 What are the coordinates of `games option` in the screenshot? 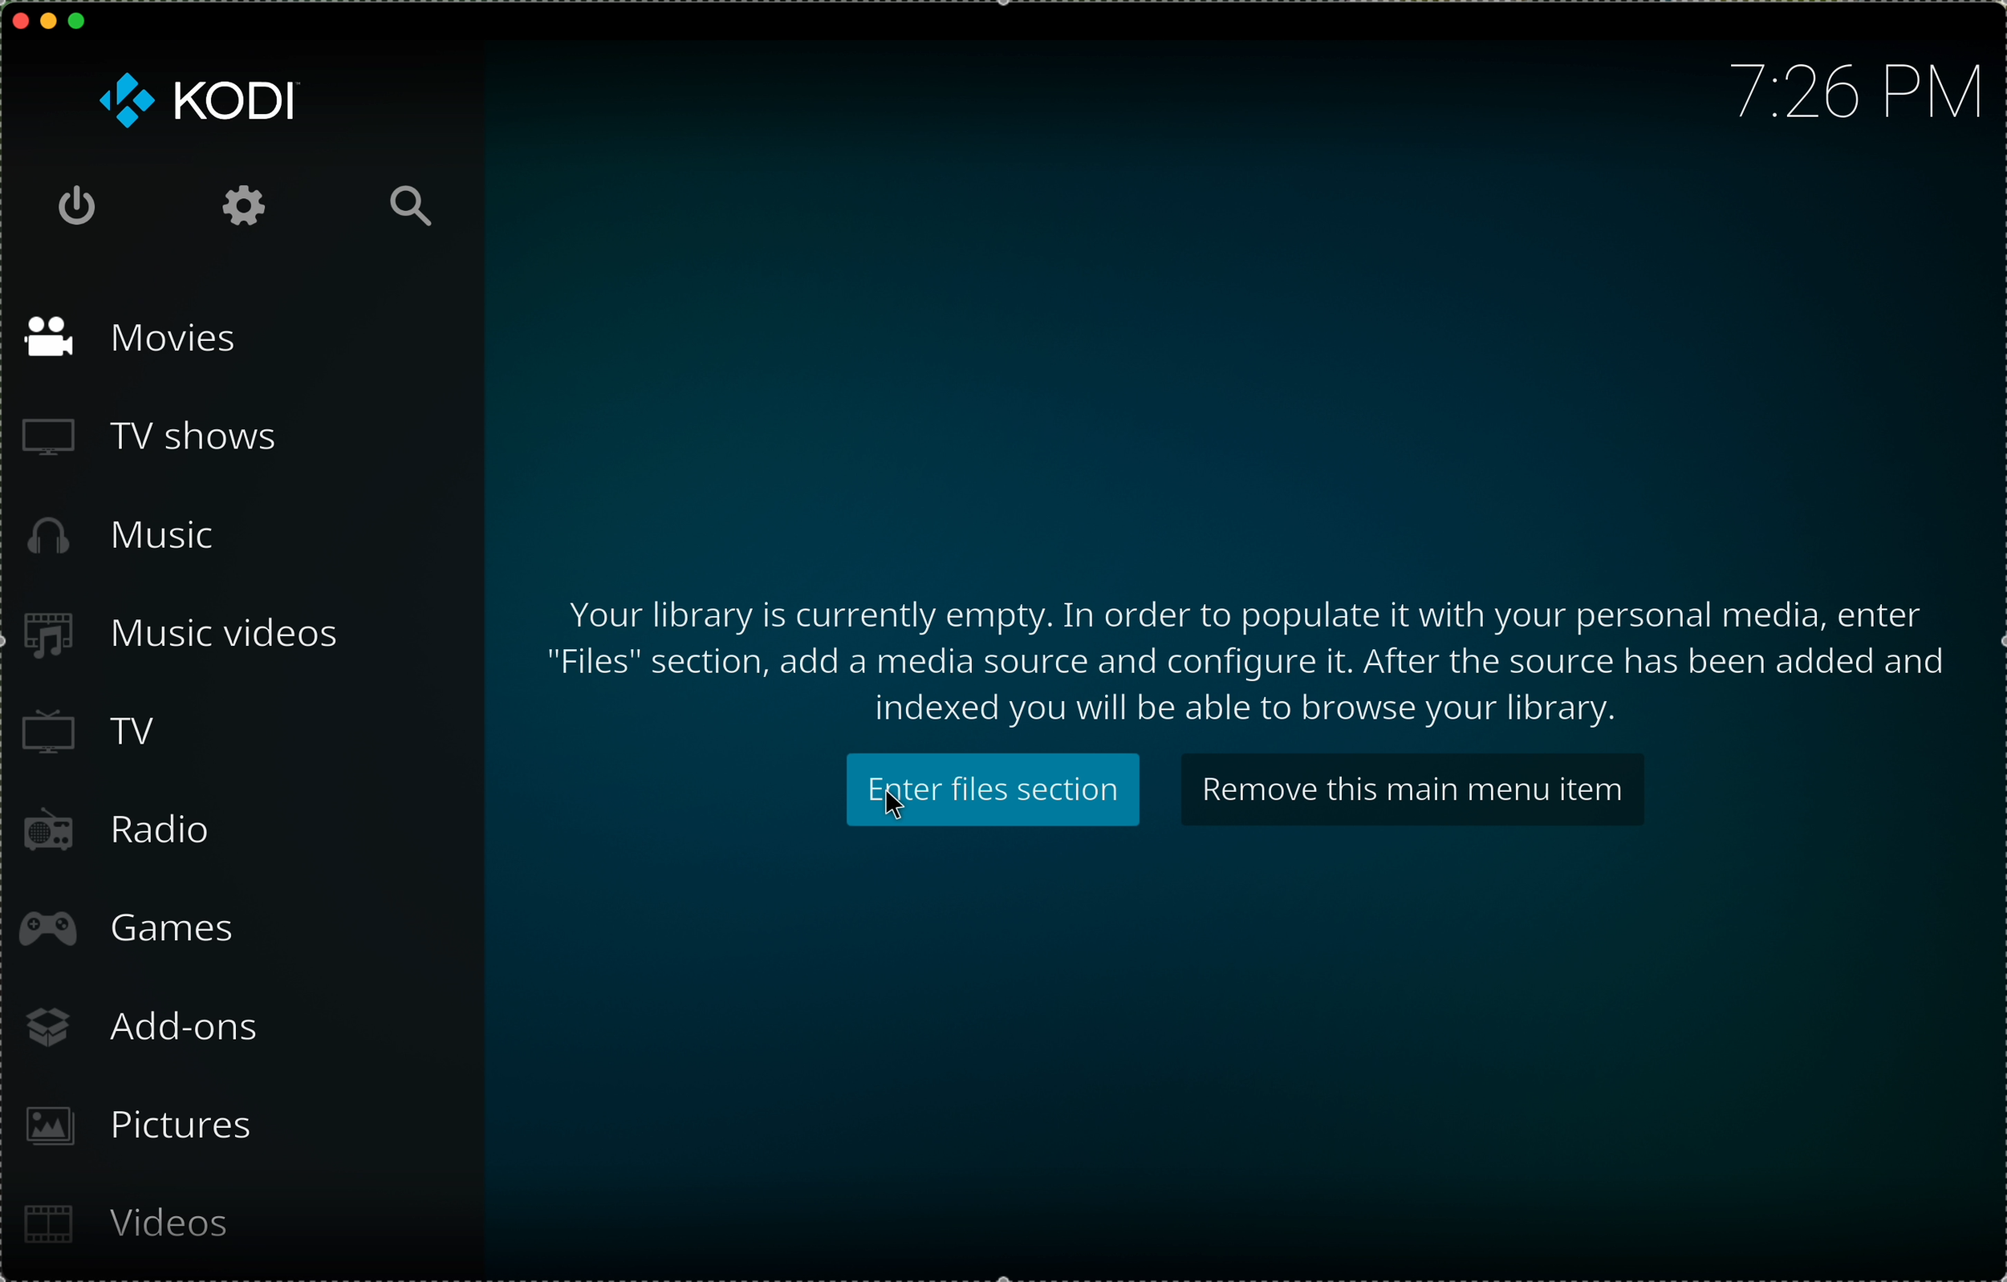 It's located at (130, 932).